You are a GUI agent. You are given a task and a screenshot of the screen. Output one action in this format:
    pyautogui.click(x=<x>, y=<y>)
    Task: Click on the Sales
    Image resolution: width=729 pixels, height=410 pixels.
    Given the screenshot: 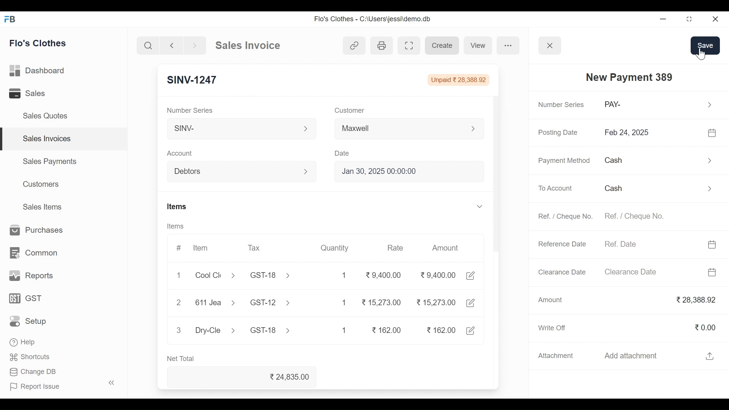 What is the action you would take?
    pyautogui.click(x=29, y=94)
    